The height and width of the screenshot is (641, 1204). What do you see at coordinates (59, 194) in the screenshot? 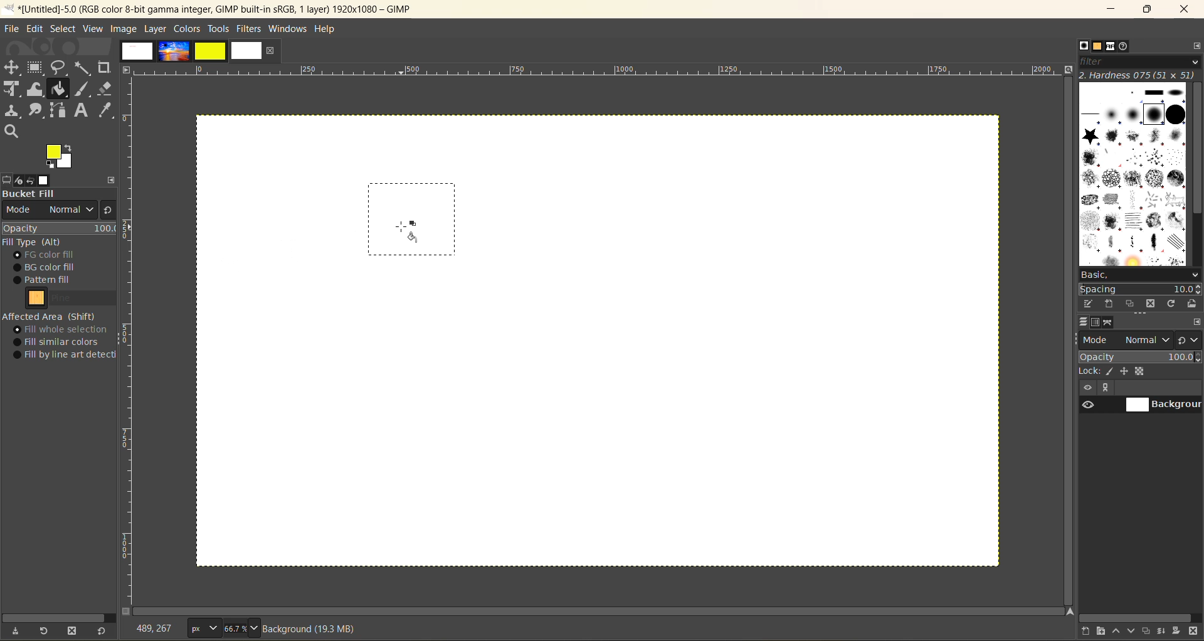
I see `bucket fill` at bounding box center [59, 194].